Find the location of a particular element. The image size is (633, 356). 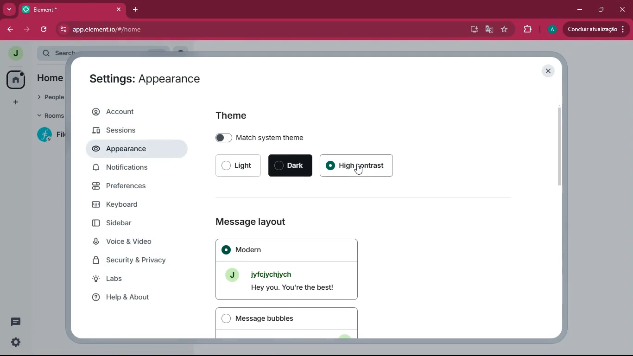

maximize is located at coordinates (599, 9).